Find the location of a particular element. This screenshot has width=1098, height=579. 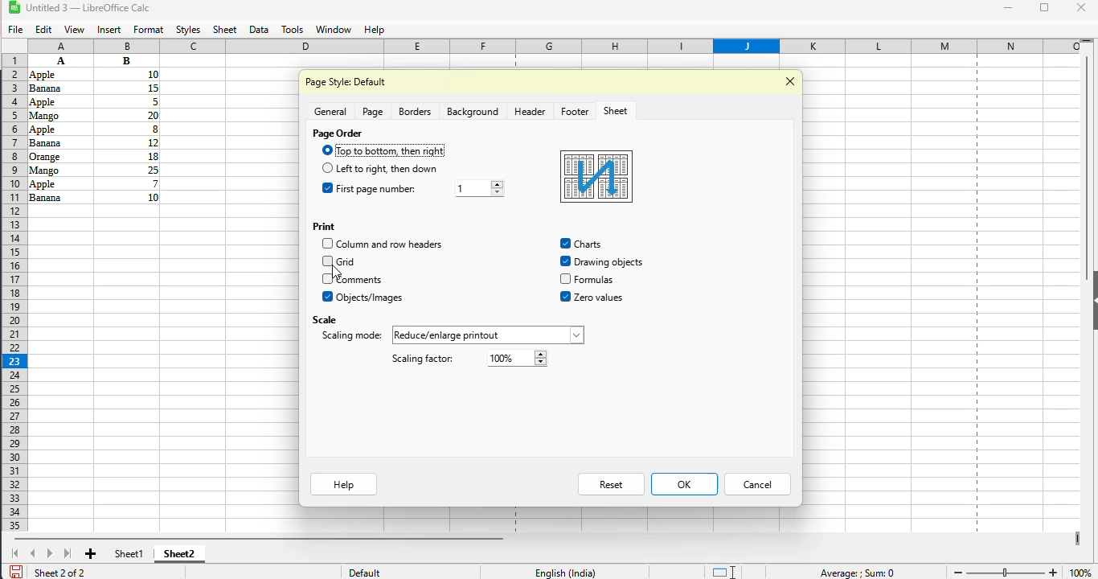

general is located at coordinates (330, 111).